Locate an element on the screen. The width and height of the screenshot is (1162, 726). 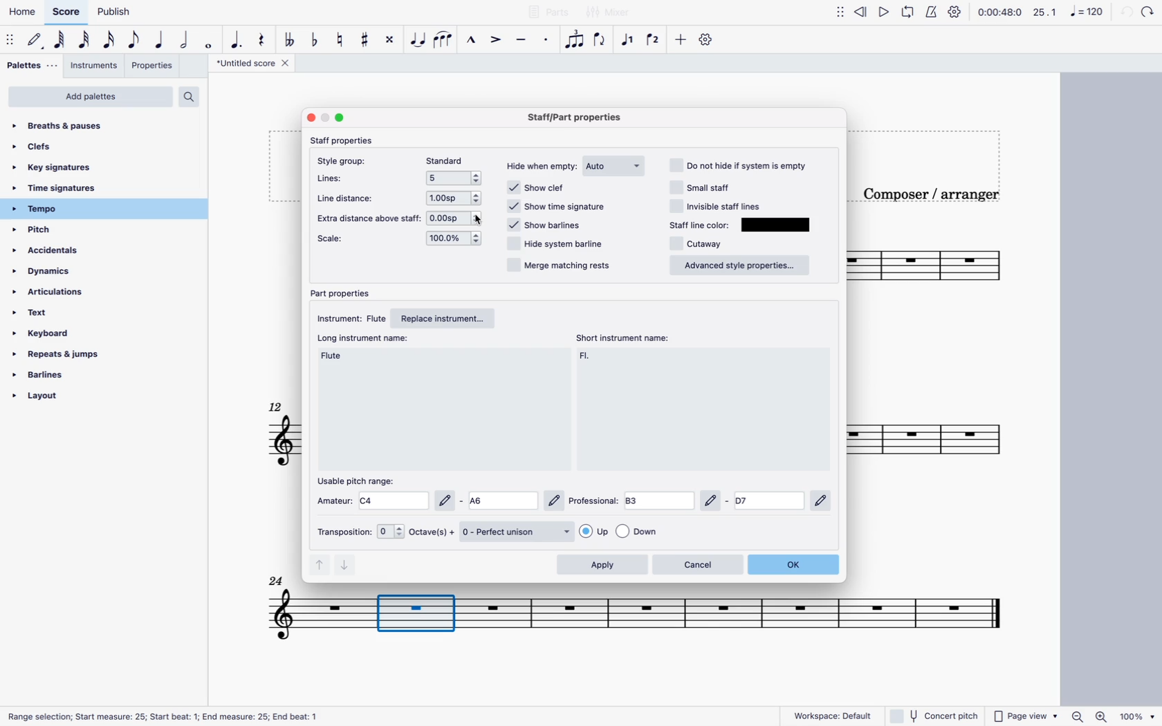
options is located at coordinates (456, 178).